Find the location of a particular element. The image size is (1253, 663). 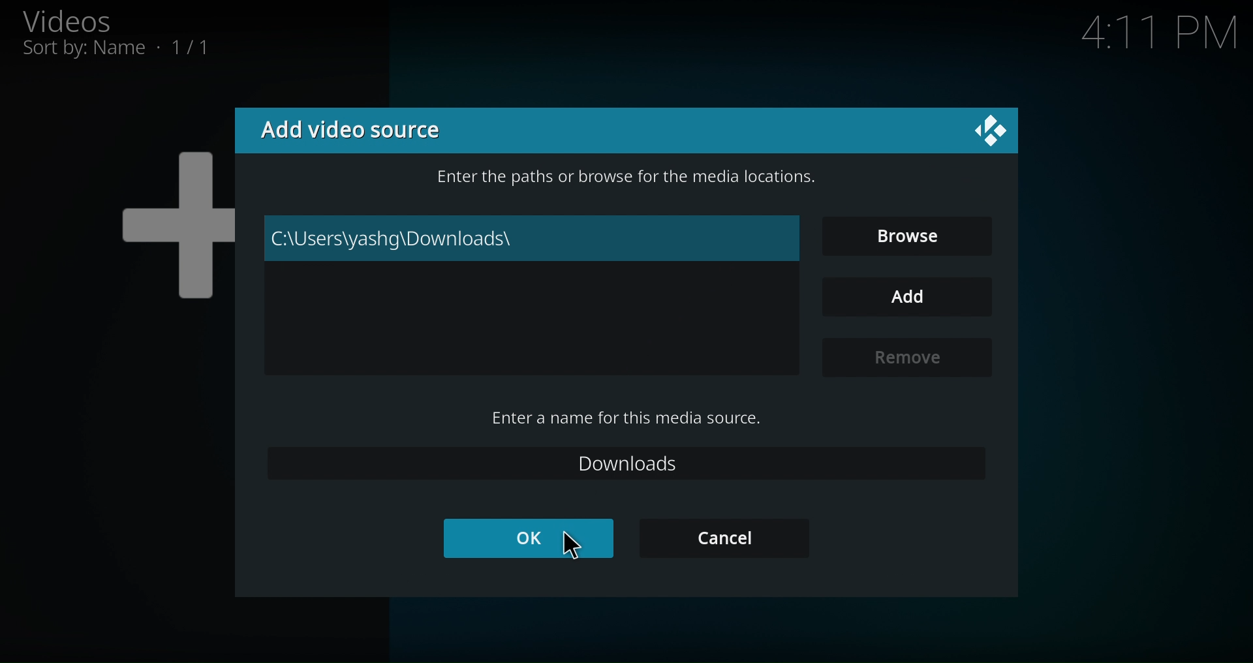

Enter the paths or browser for the media locations. is located at coordinates (628, 176).